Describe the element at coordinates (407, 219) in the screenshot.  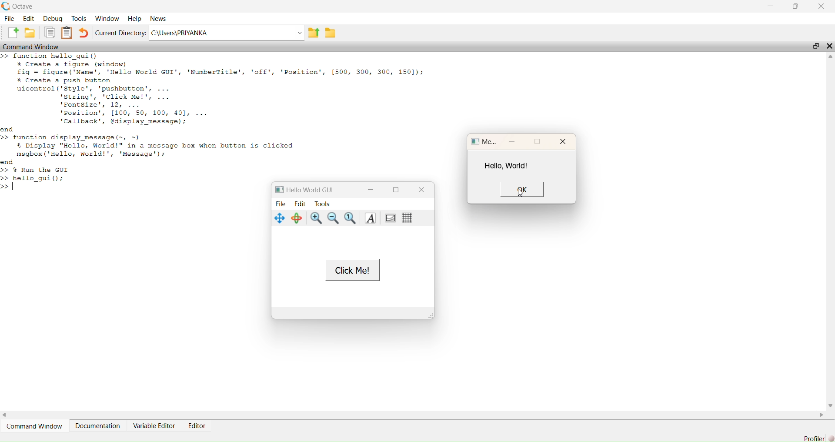
I see `grid` at that location.